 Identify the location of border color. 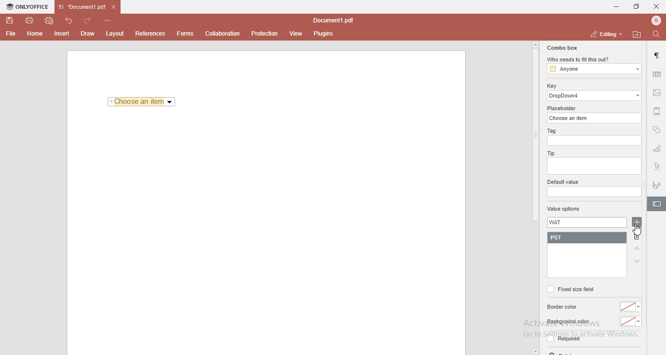
(564, 307).